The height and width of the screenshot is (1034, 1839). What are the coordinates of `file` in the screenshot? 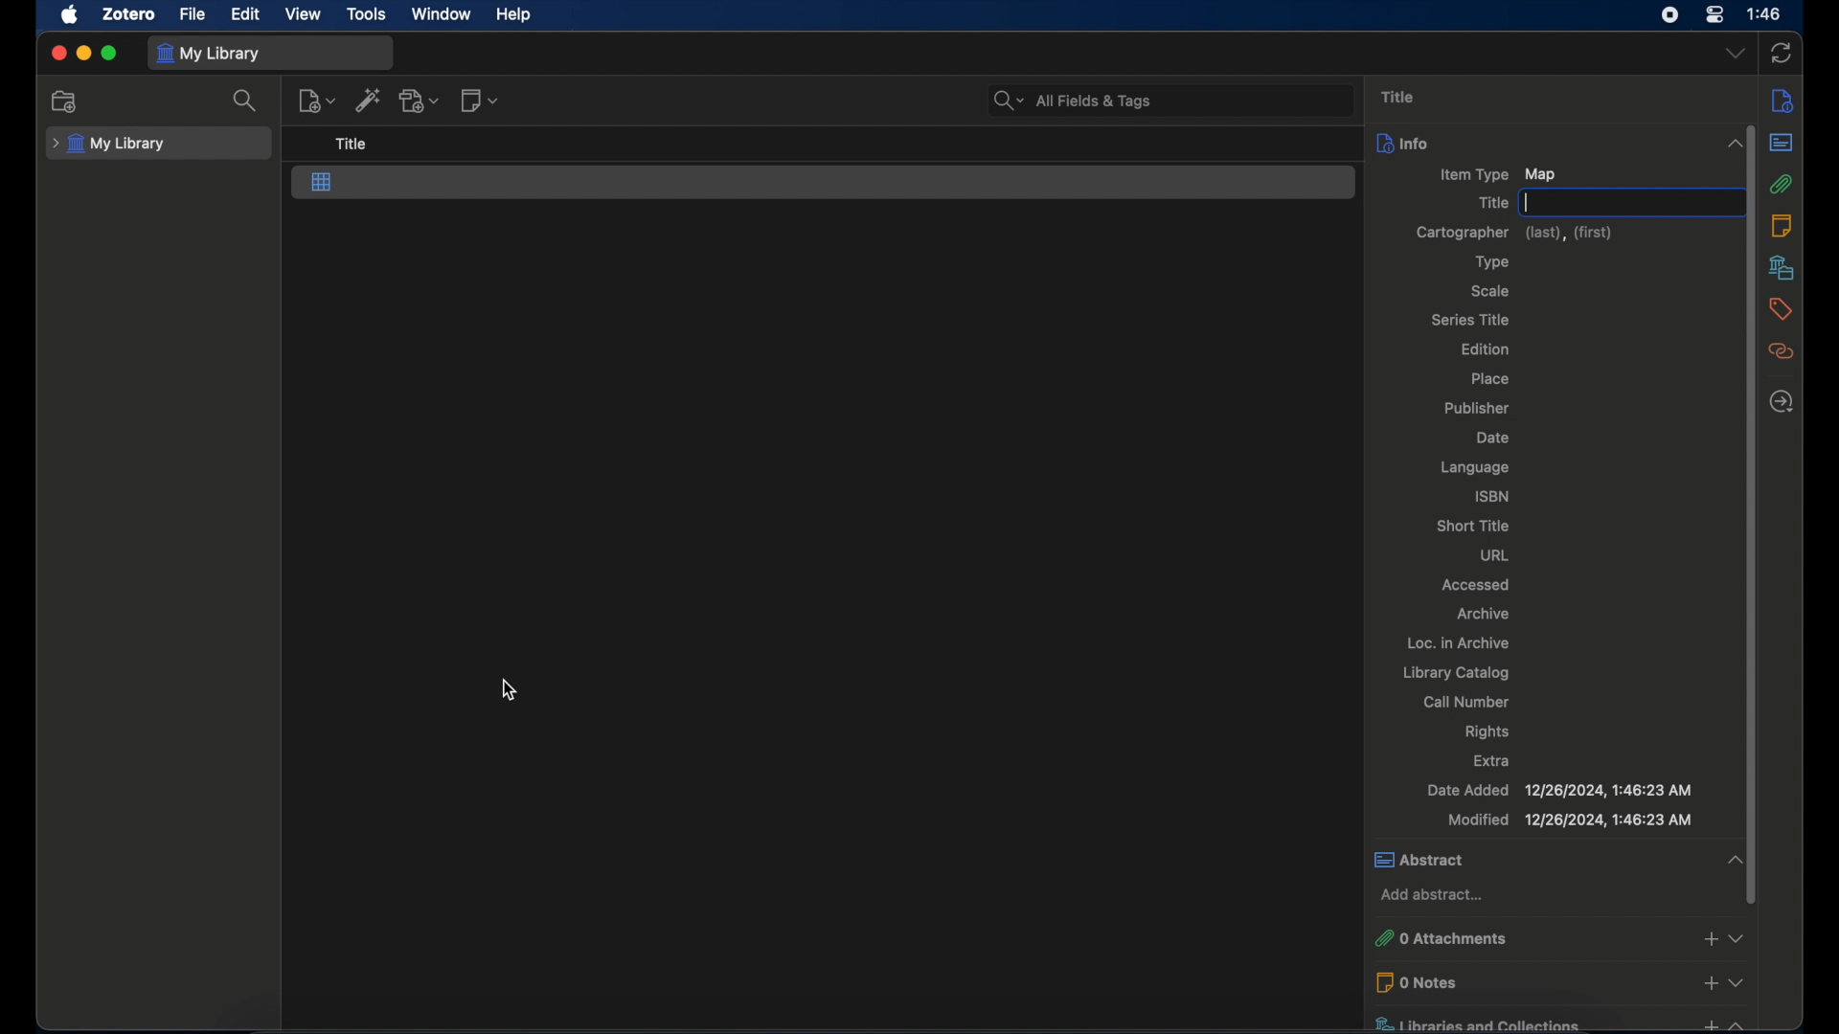 It's located at (192, 13).